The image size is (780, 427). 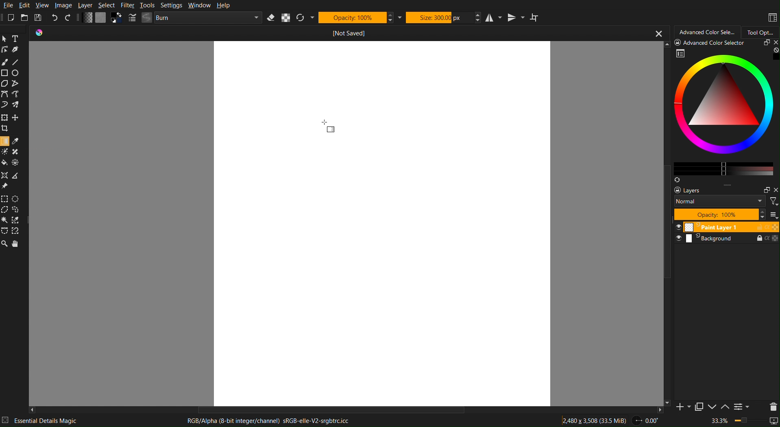 What do you see at coordinates (347, 33) in the screenshot?
I see `Current document` at bounding box center [347, 33].